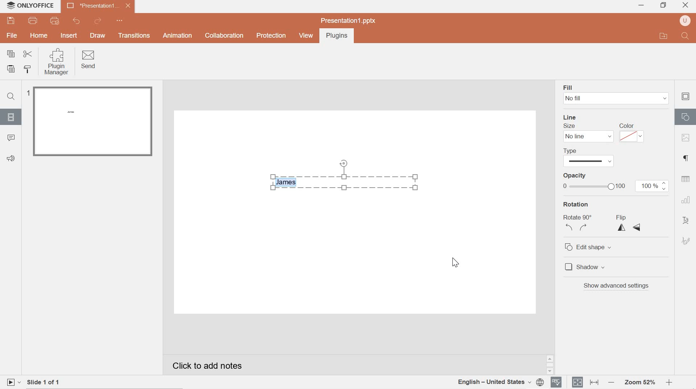  What do you see at coordinates (593, 382) in the screenshot?
I see `fit to width` at bounding box center [593, 382].